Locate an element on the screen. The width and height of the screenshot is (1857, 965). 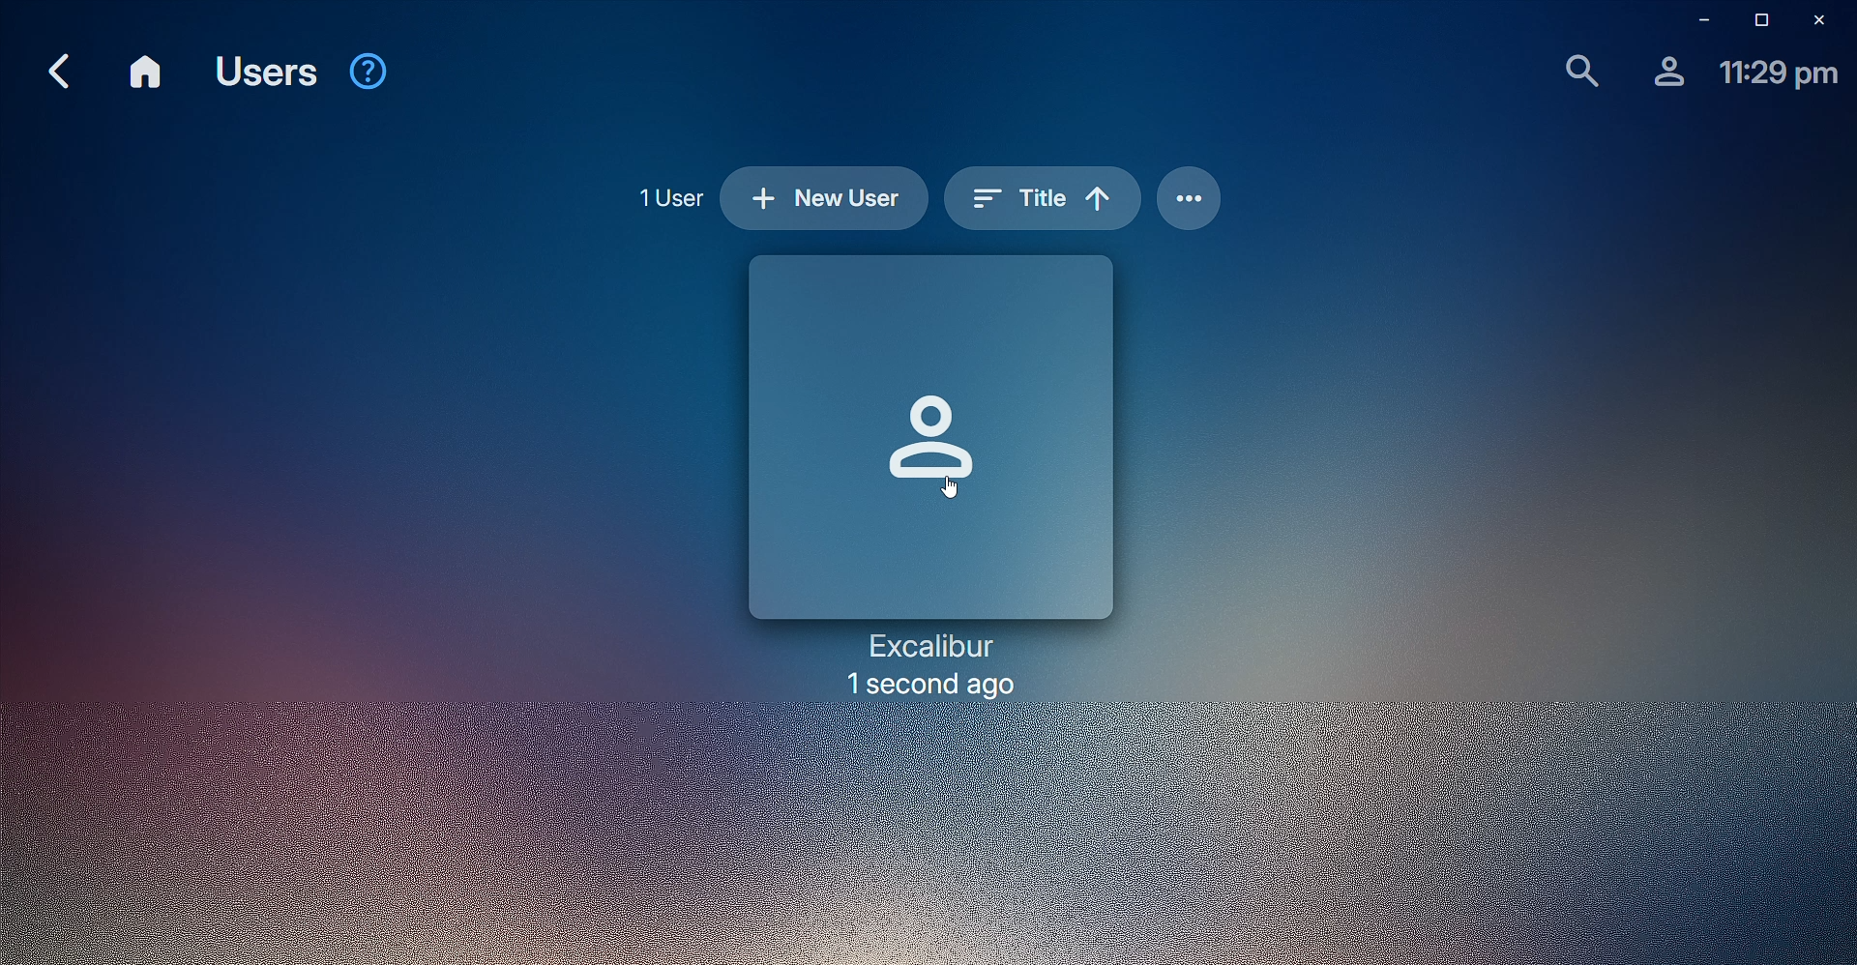
1 User is located at coordinates (666, 199).